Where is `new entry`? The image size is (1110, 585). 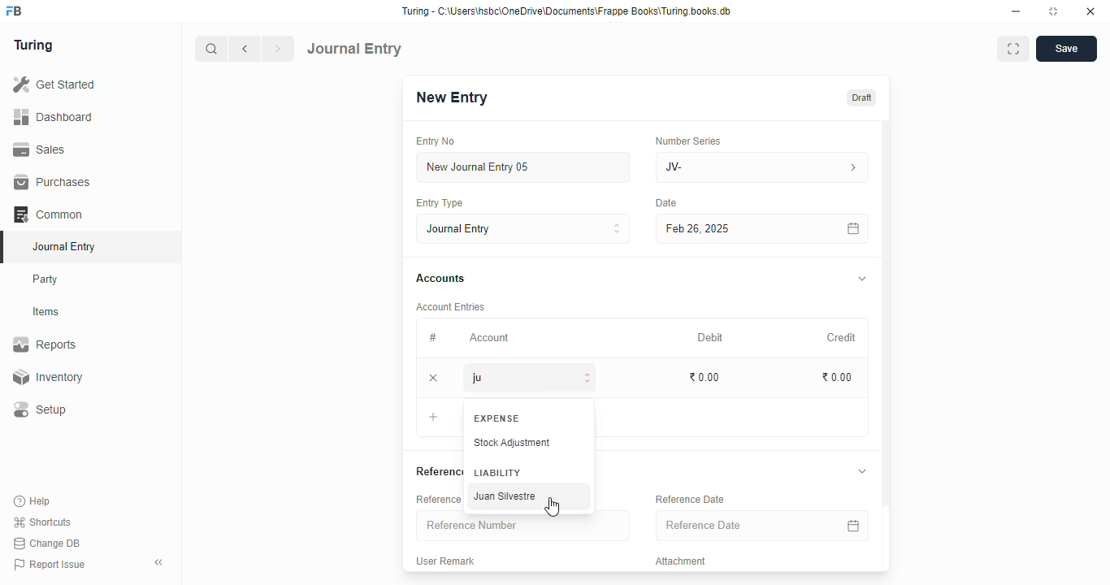
new entry is located at coordinates (451, 97).